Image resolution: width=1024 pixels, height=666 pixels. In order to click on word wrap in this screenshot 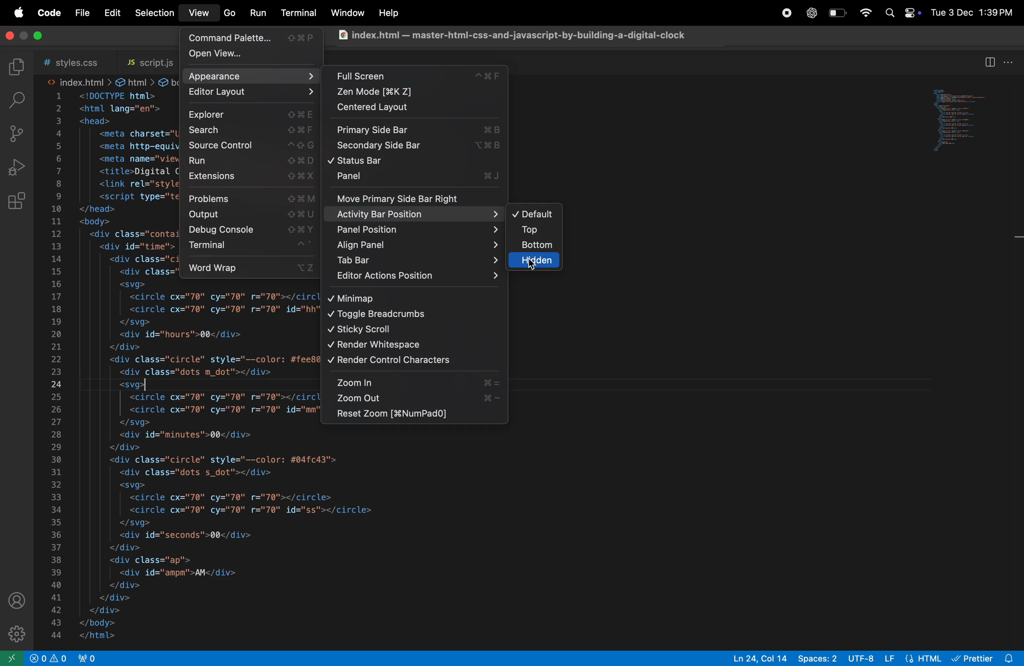, I will do `click(250, 267)`.